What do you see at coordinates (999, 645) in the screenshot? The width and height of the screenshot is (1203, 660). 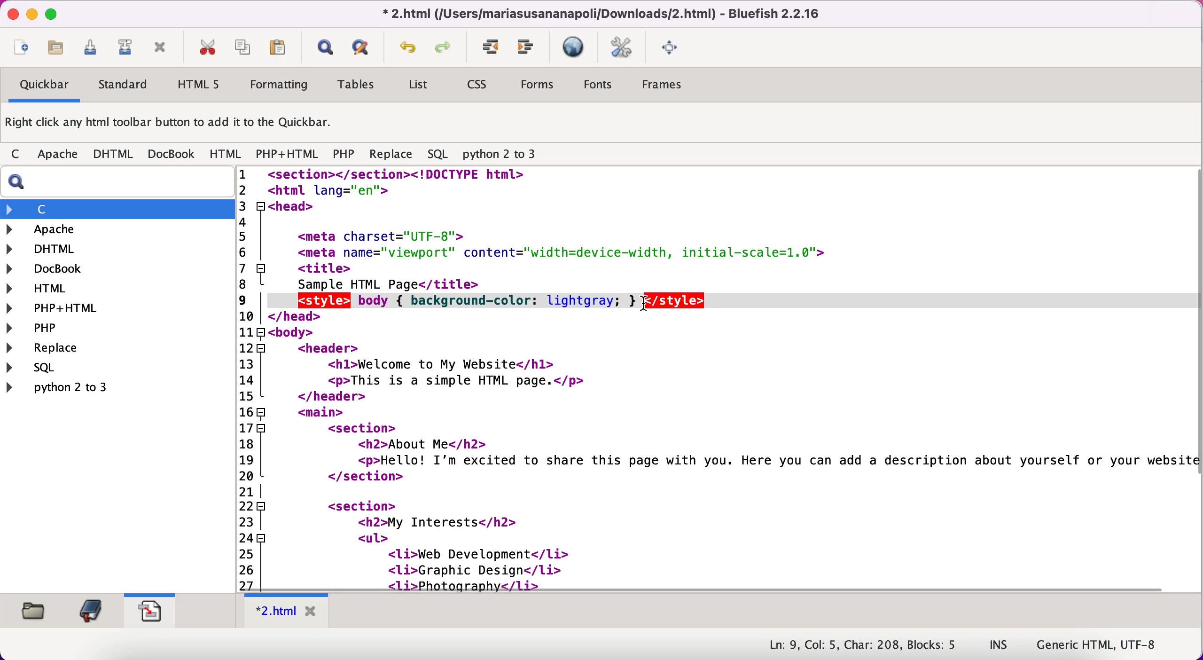 I see `ins` at bounding box center [999, 645].